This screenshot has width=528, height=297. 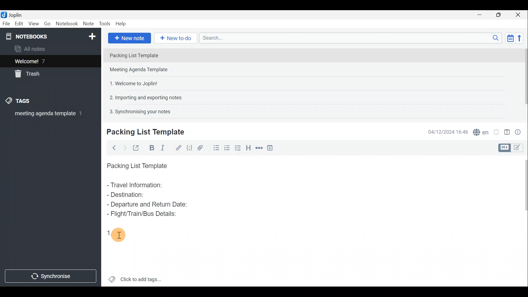 I want to click on Set alarm, so click(x=496, y=131).